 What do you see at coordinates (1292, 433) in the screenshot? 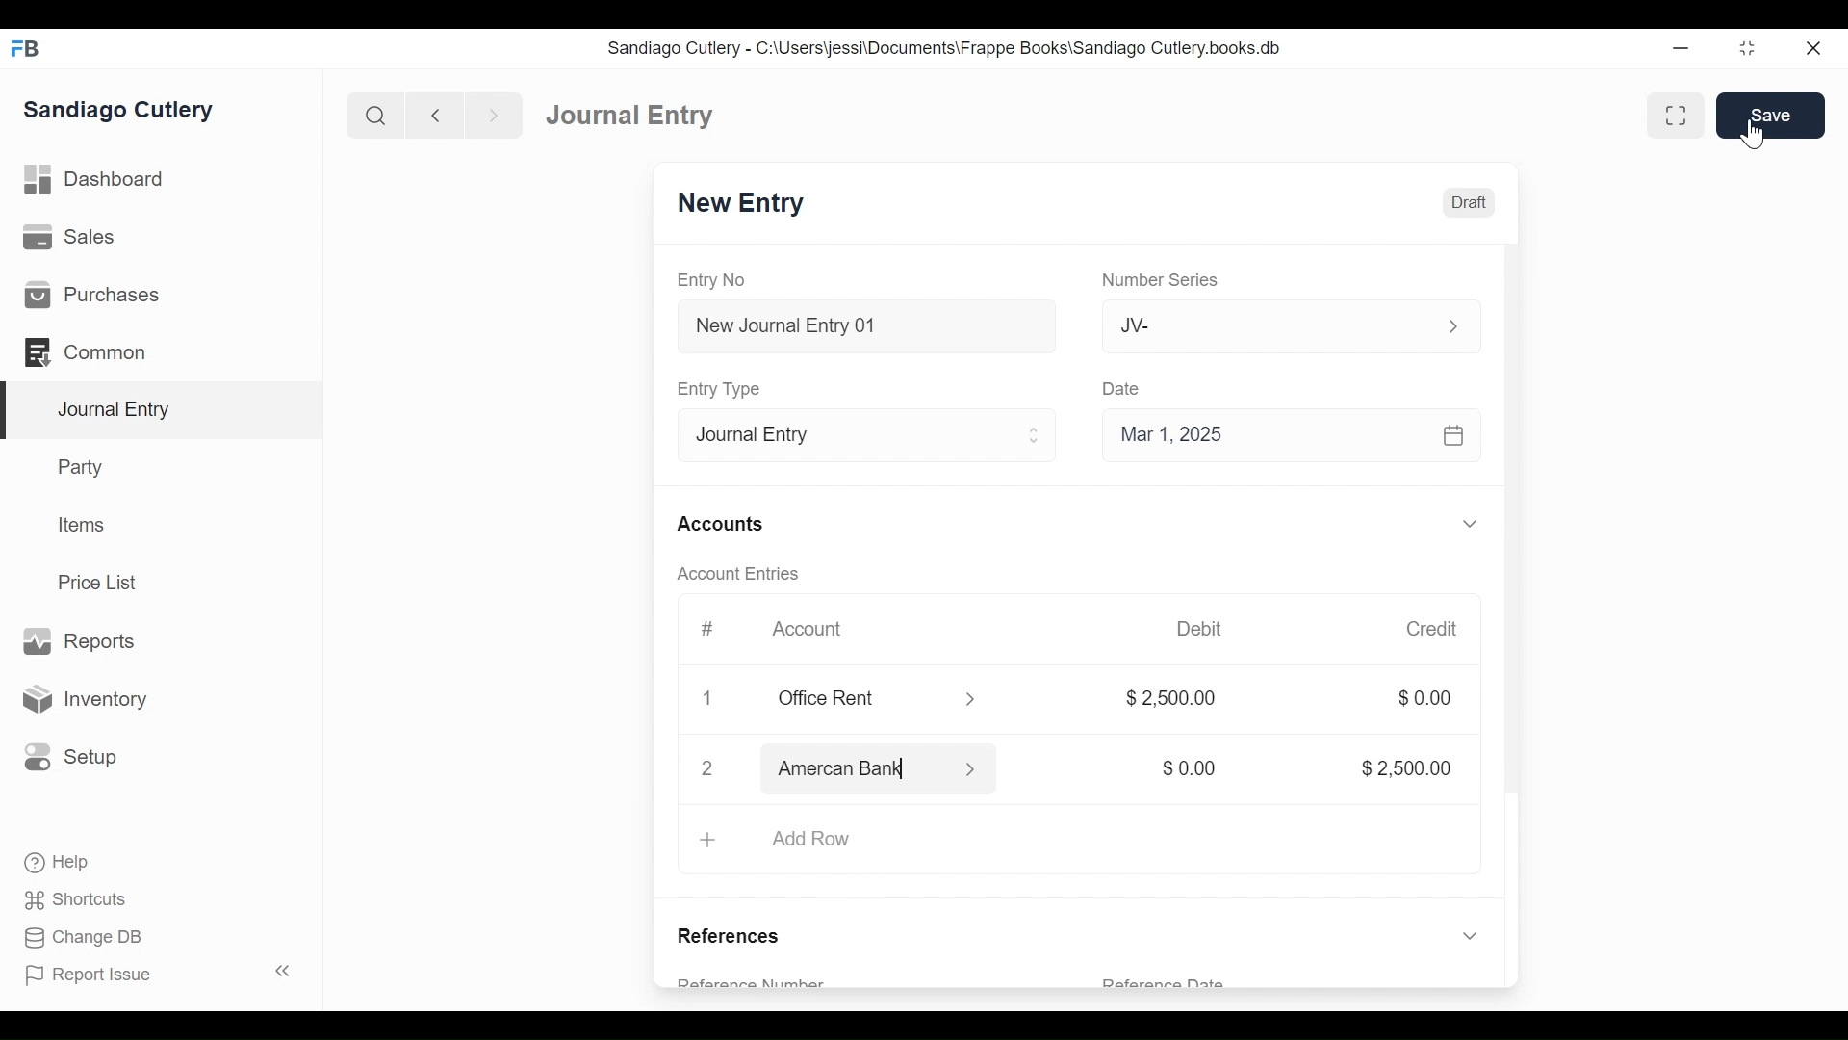
I see `Mar 1, 2025` at bounding box center [1292, 433].